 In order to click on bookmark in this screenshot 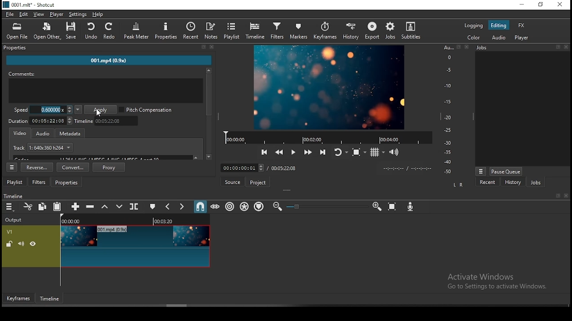, I will do `click(555, 196)`.